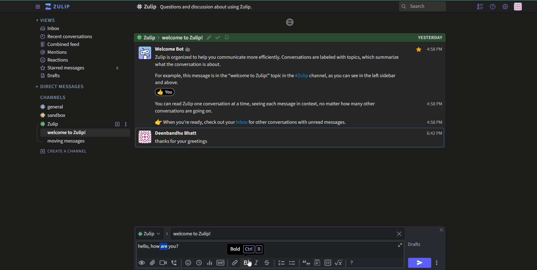 This screenshot has width=537, height=270. What do you see at coordinates (209, 37) in the screenshot?
I see `edit` at bounding box center [209, 37].